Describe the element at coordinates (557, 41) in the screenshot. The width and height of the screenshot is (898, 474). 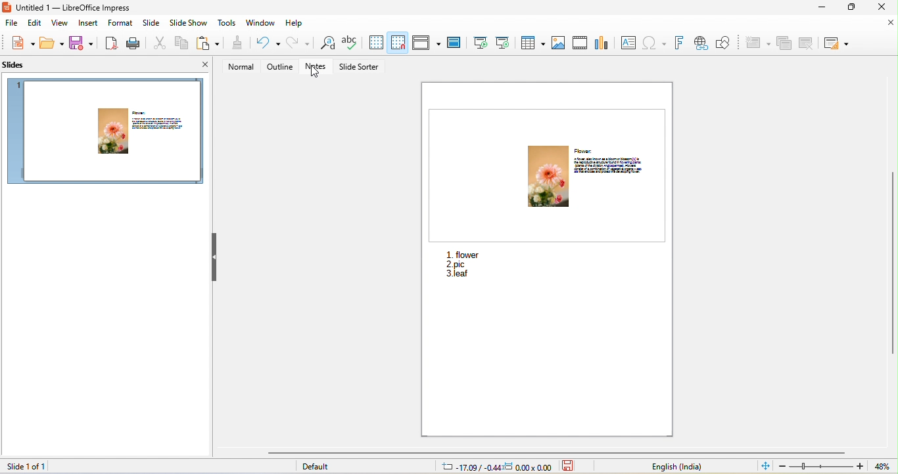
I see `image` at that location.